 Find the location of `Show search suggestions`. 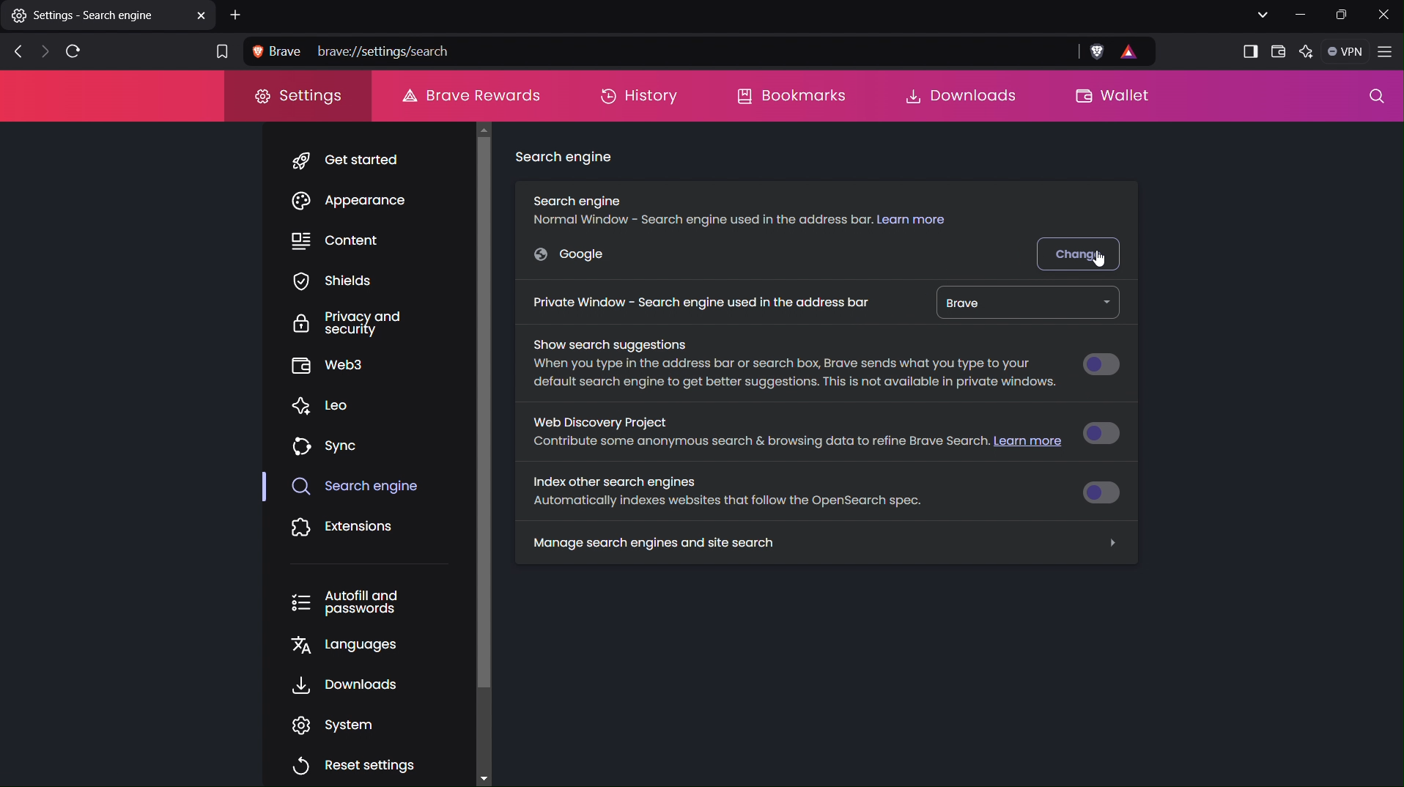

Show search suggestions is located at coordinates (788, 365).